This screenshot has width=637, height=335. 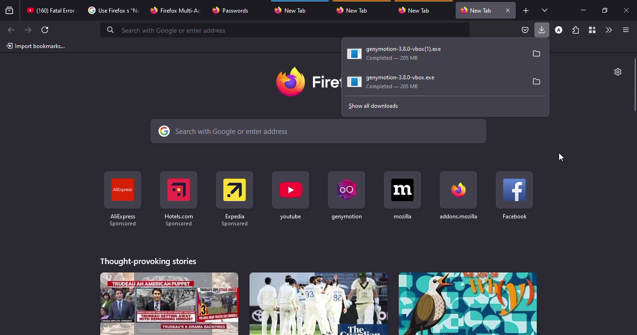 What do you see at coordinates (178, 198) in the screenshot?
I see `shortcut` at bounding box center [178, 198].